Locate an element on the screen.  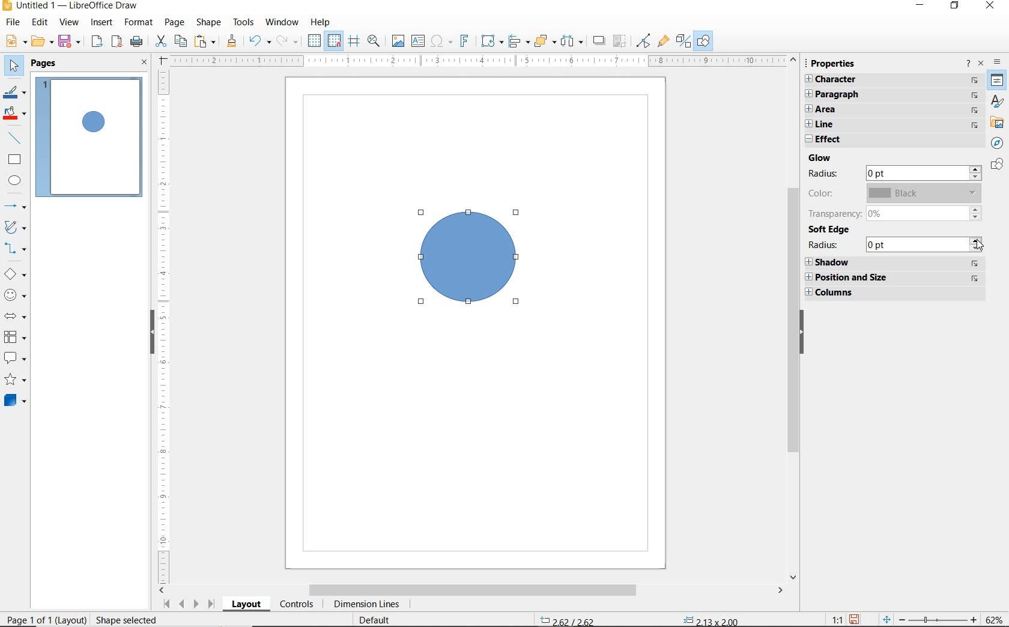
COPY is located at coordinates (181, 42).